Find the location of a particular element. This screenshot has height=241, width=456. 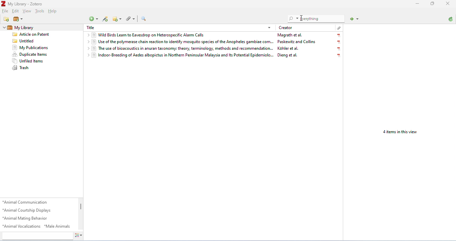

Indoor-Breeding of Aedes albopictus in Northern Peninsular Malaysia and Its Potential Epidemiolo... Dieng et al. is located at coordinates (213, 56).